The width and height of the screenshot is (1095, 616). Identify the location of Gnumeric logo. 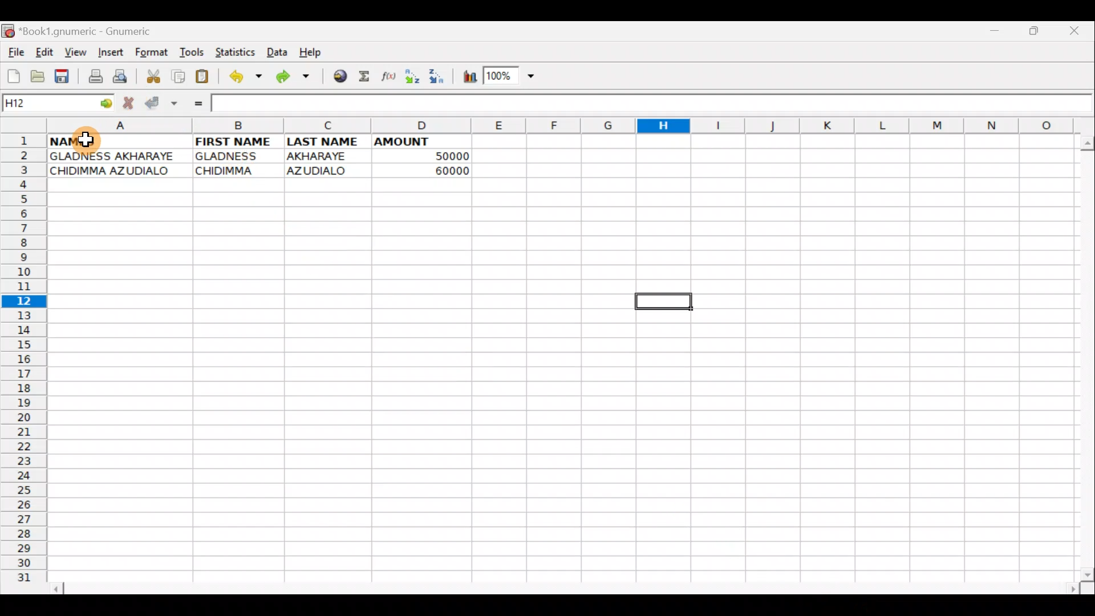
(9, 32).